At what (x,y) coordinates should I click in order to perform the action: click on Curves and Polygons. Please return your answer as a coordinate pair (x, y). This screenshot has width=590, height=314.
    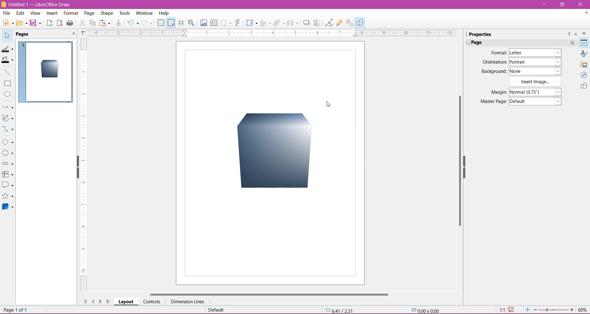
    Looking at the image, I should click on (8, 119).